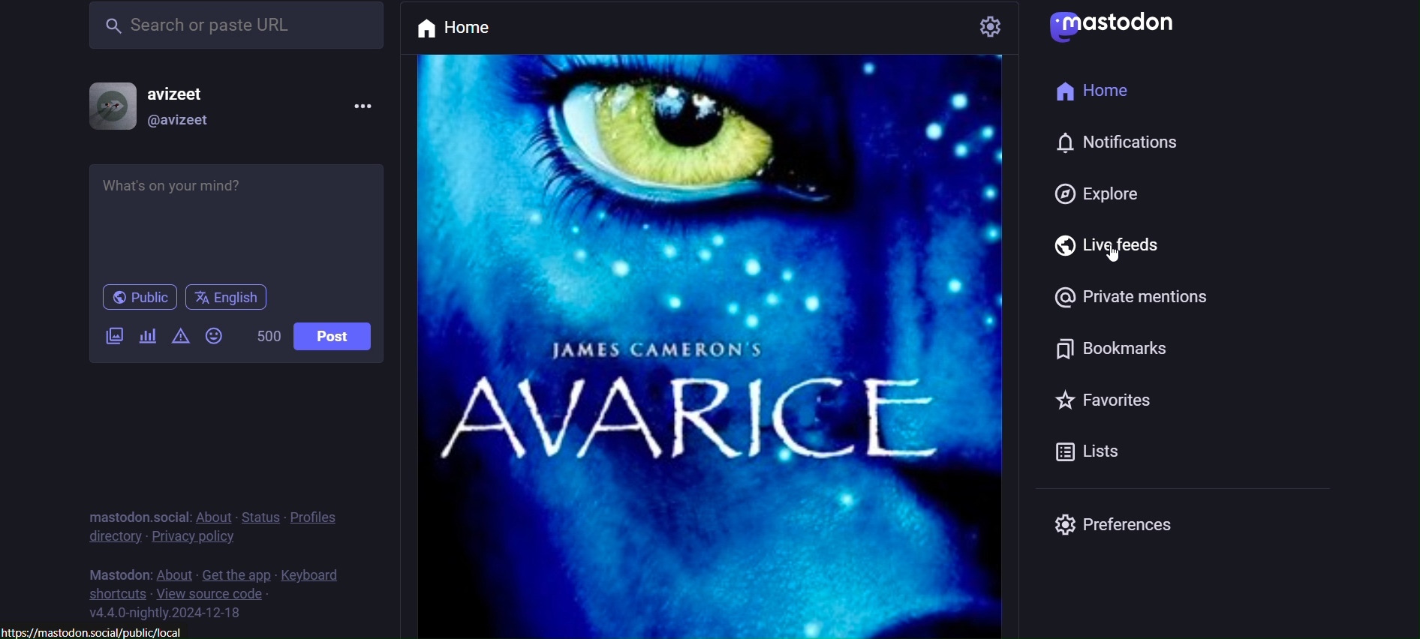 Image resolution: width=1420 pixels, height=639 pixels. What do you see at coordinates (1102, 250) in the screenshot?
I see `live feeds` at bounding box center [1102, 250].